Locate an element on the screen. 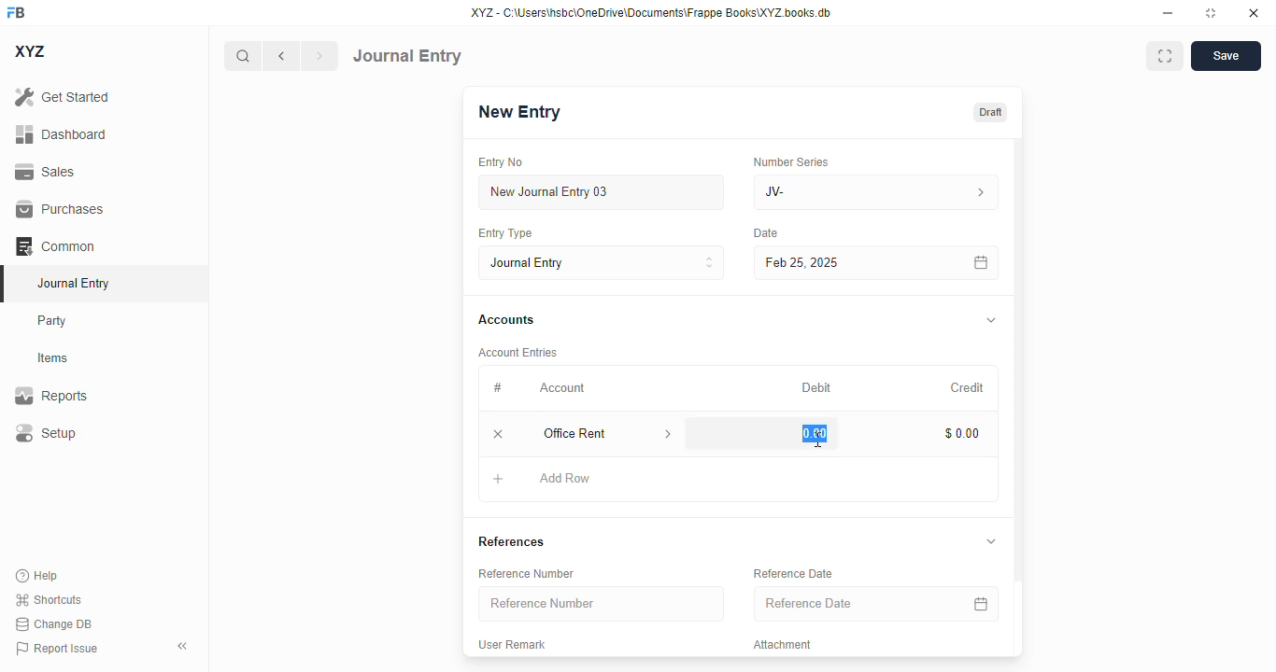  remove is located at coordinates (498, 433).